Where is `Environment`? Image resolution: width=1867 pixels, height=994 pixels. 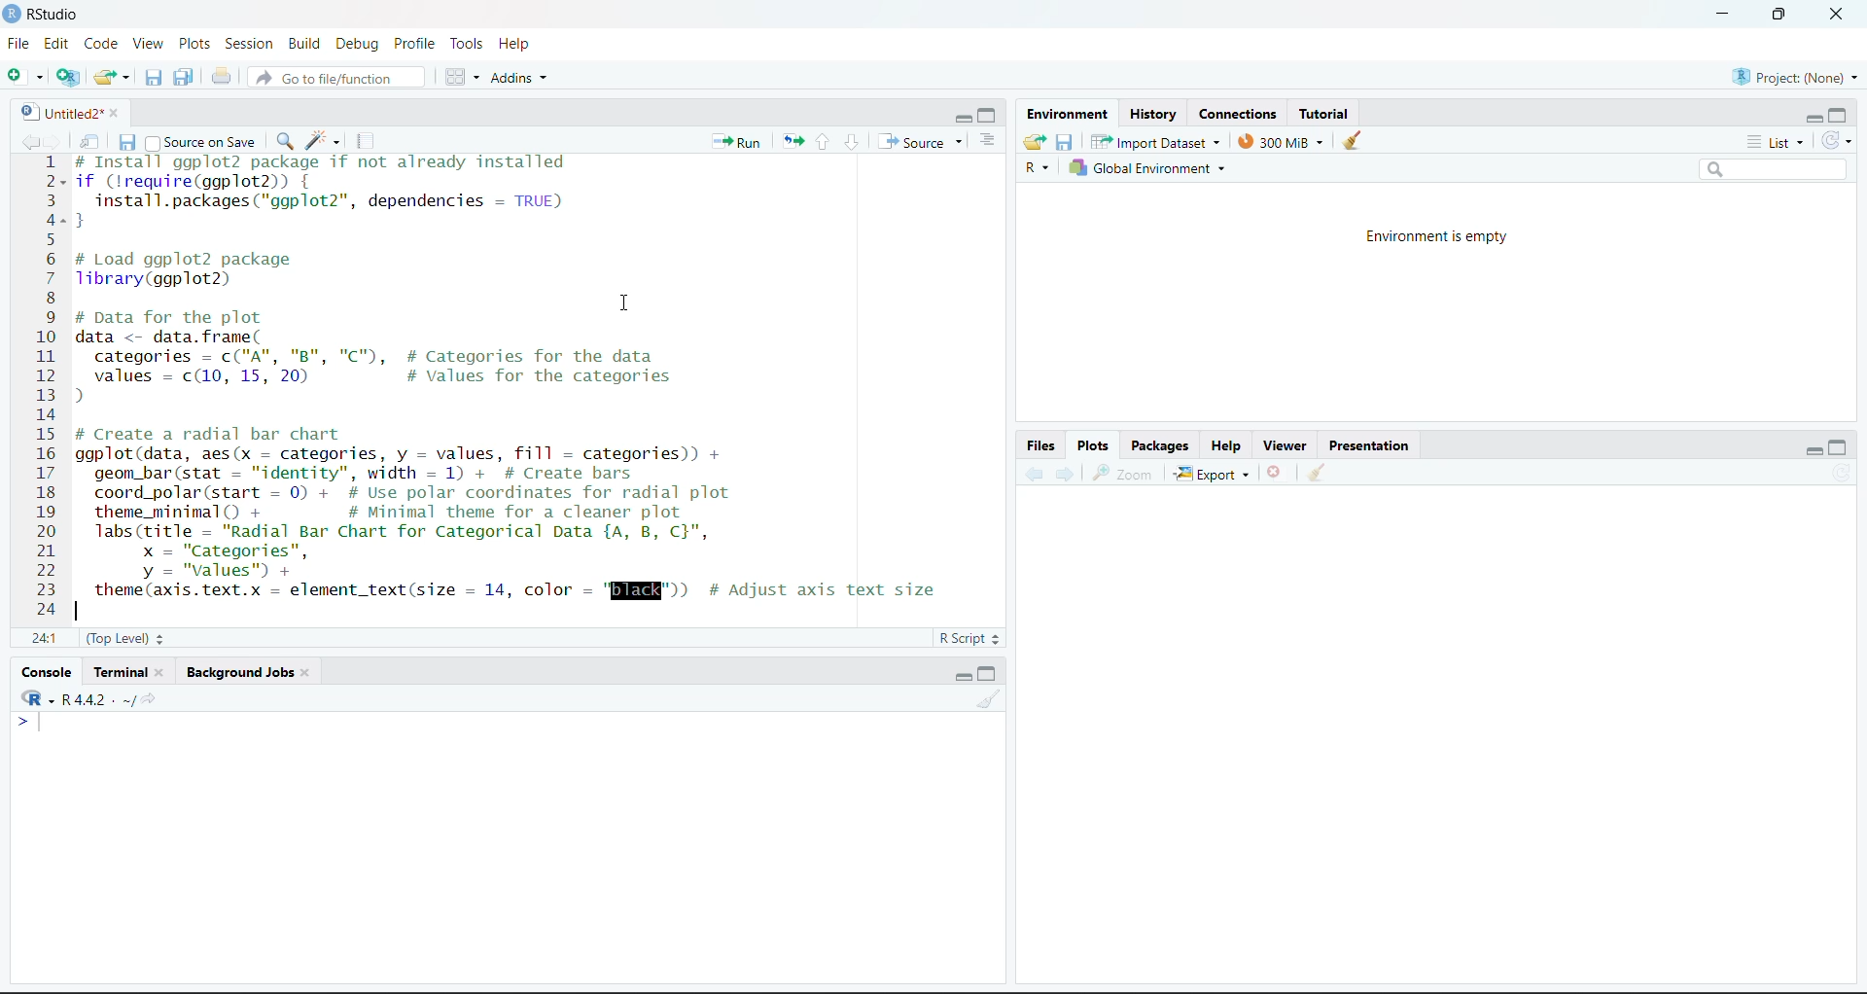
Environment is located at coordinates (1065, 116).